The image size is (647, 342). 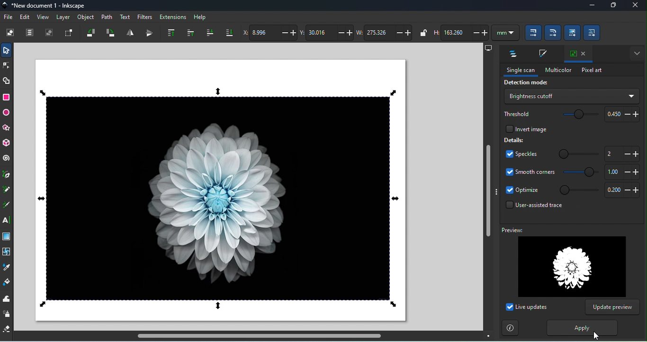 What do you see at coordinates (593, 33) in the screenshot?
I see `Move patterns (in fill or stroke) along with the objects)` at bounding box center [593, 33].